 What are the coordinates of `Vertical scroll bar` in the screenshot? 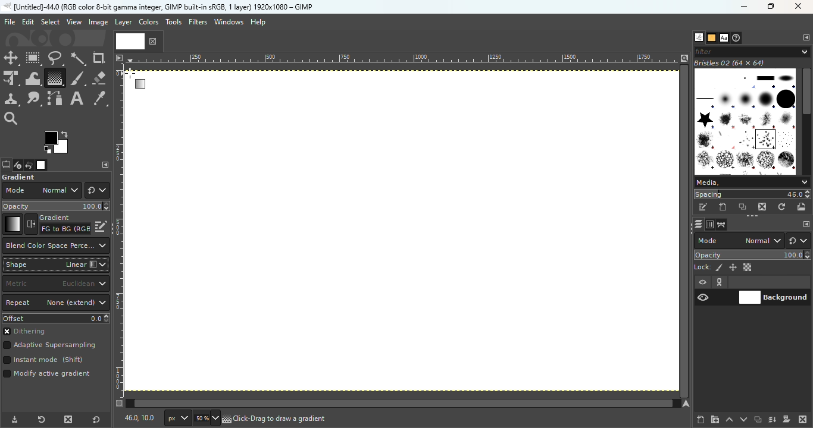 It's located at (397, 404).